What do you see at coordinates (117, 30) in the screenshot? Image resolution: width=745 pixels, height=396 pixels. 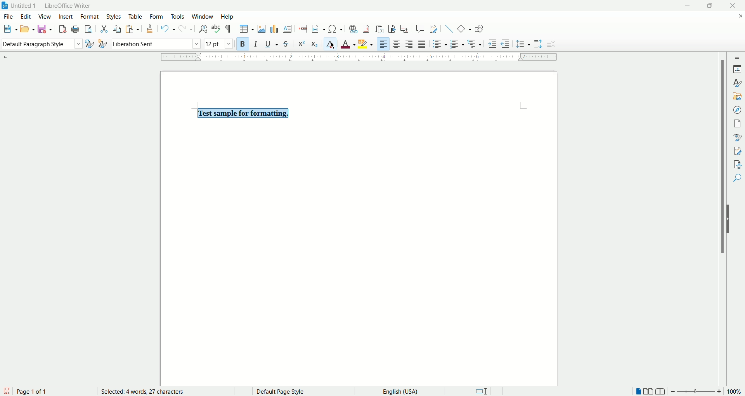 I see `copy` at bounding box center [117, 30].